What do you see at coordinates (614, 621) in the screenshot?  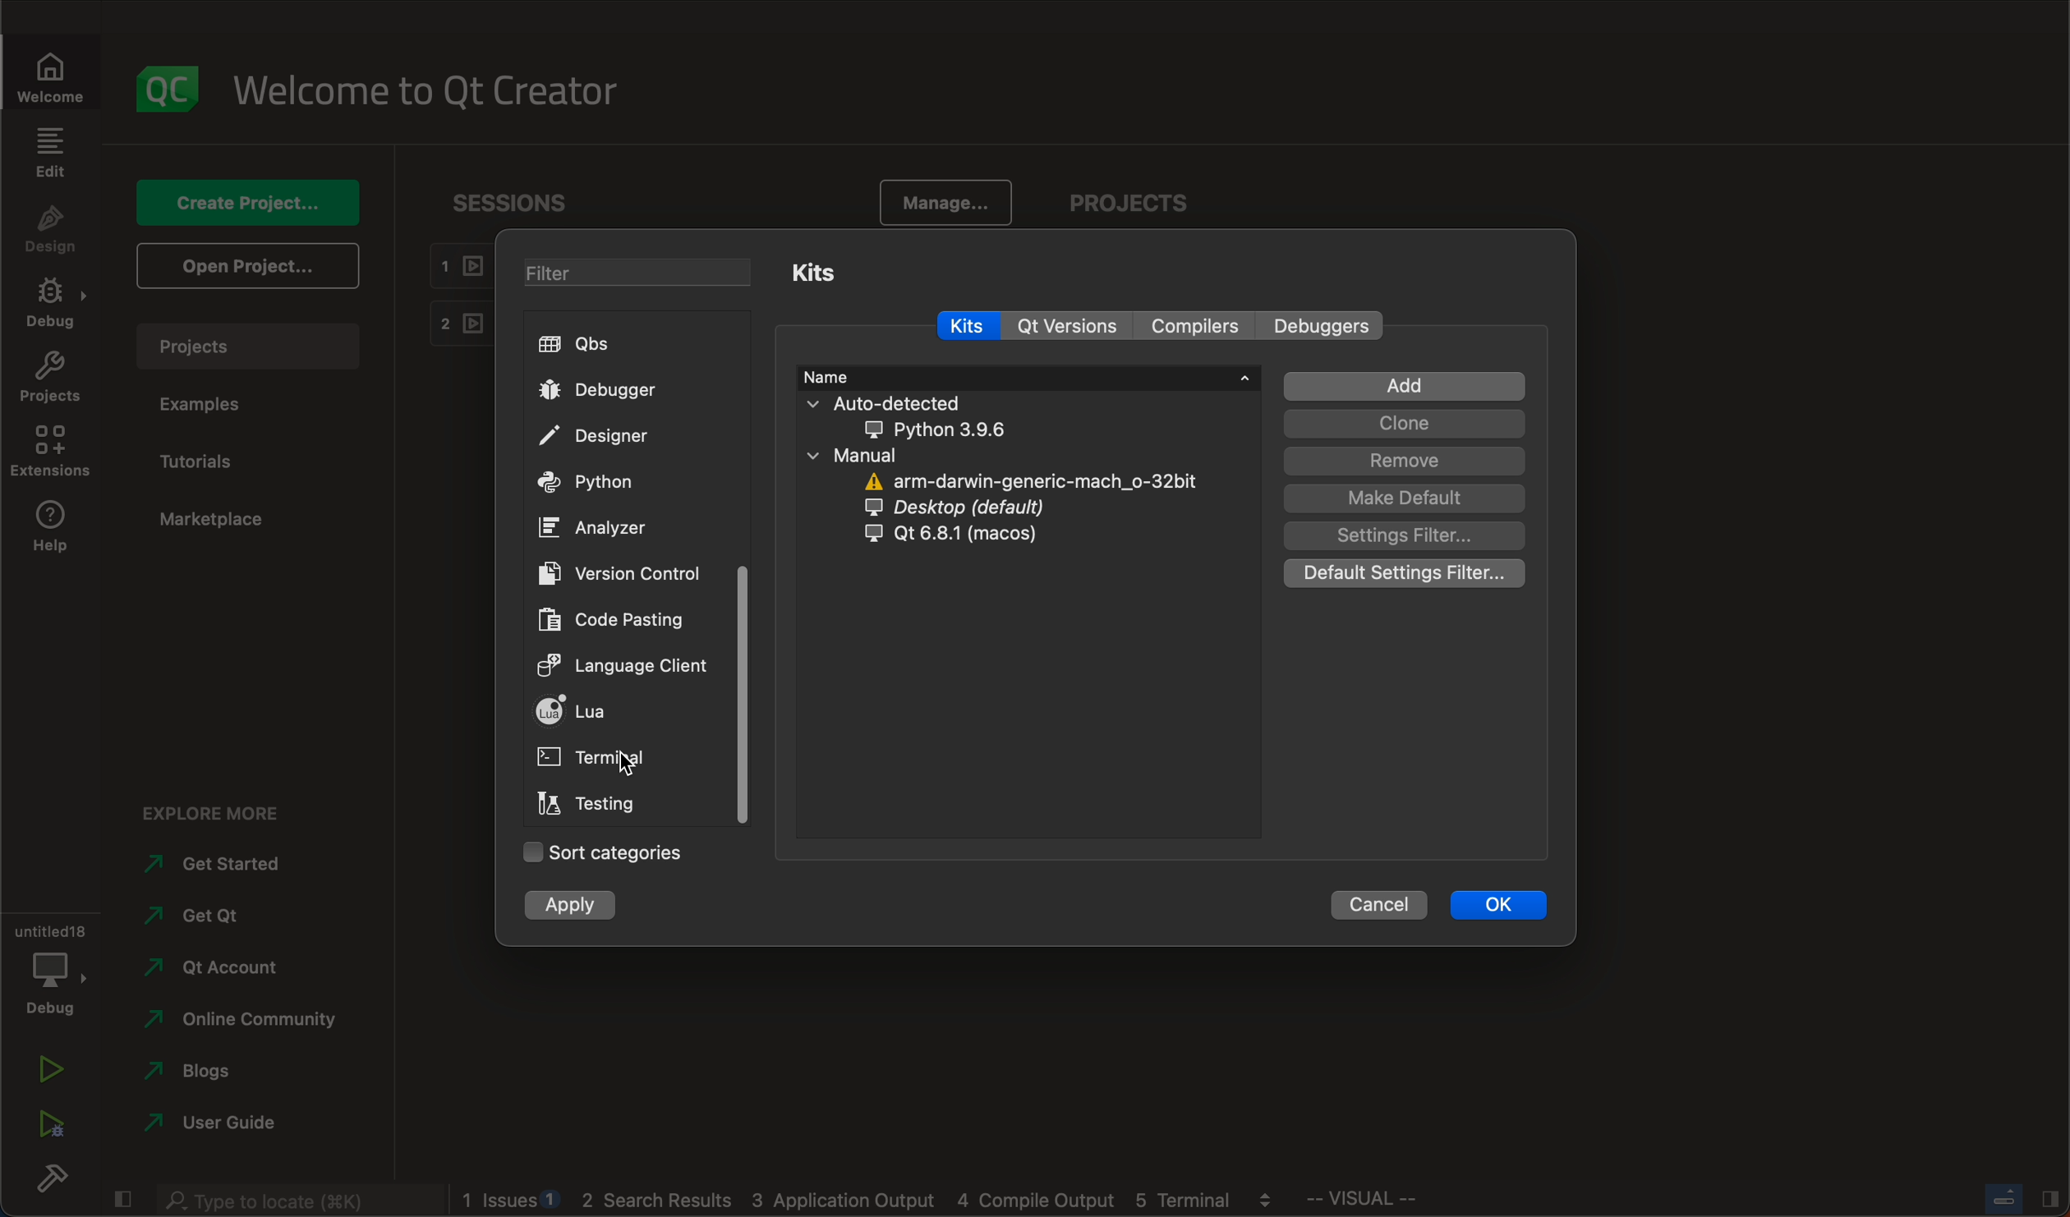 I see `code` at bounding box center [614, 621].